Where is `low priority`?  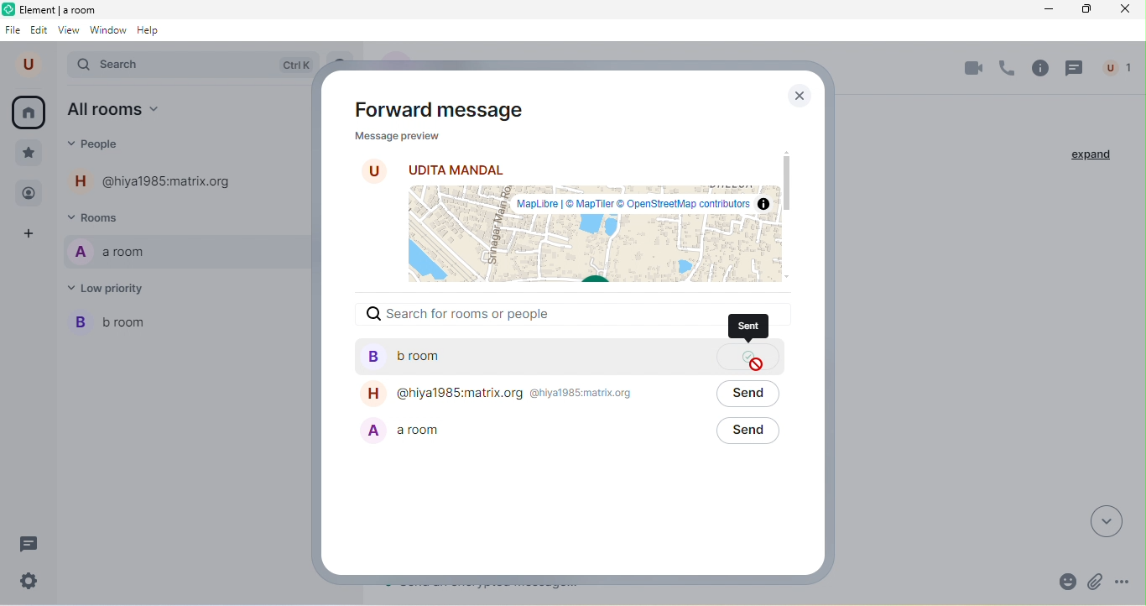
low priority is located at coordinates (110, 287).